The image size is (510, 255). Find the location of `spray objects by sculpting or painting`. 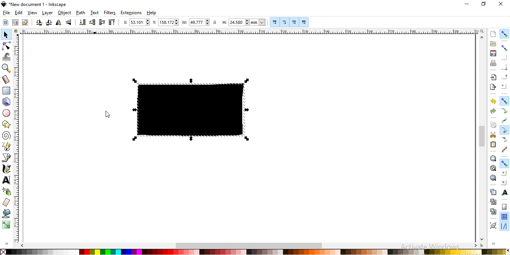

spray objects by sculpting or painting is located at coordinates (6, 191).